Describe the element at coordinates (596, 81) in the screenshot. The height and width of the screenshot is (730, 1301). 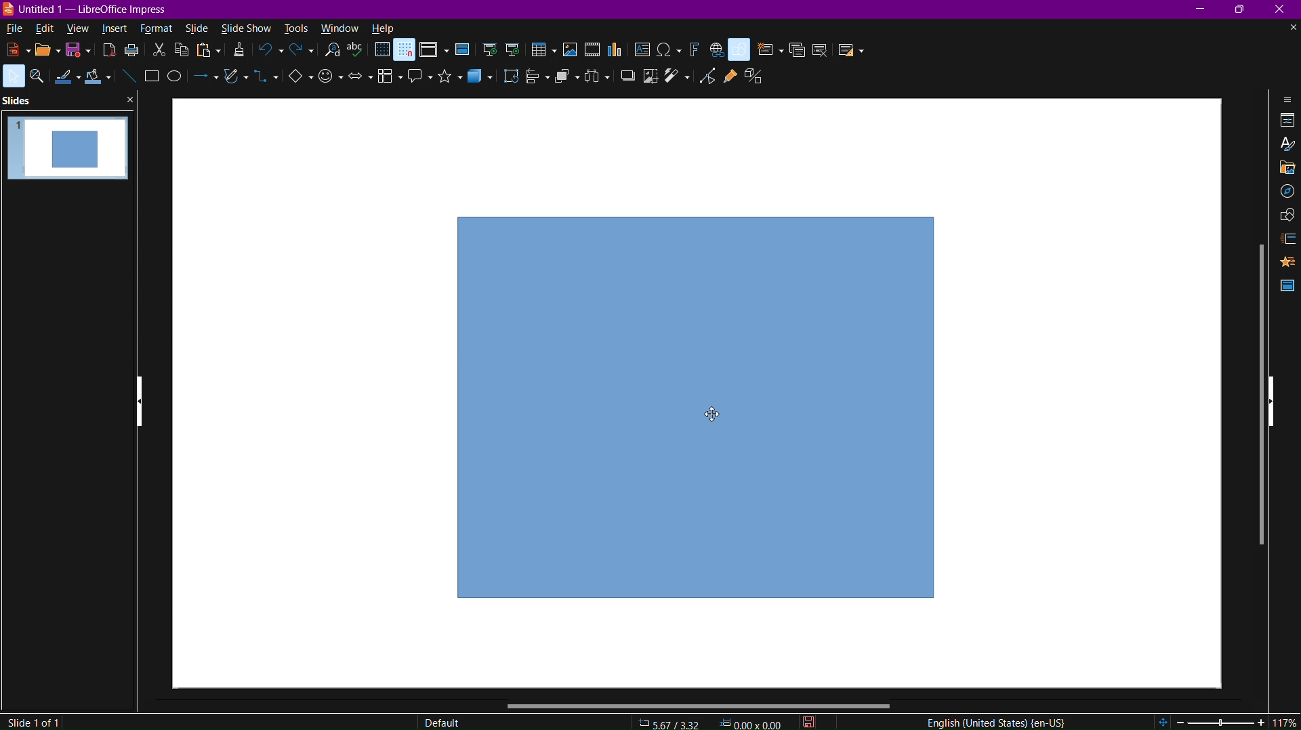
I see `Select at least three objects to distribute` at that location.